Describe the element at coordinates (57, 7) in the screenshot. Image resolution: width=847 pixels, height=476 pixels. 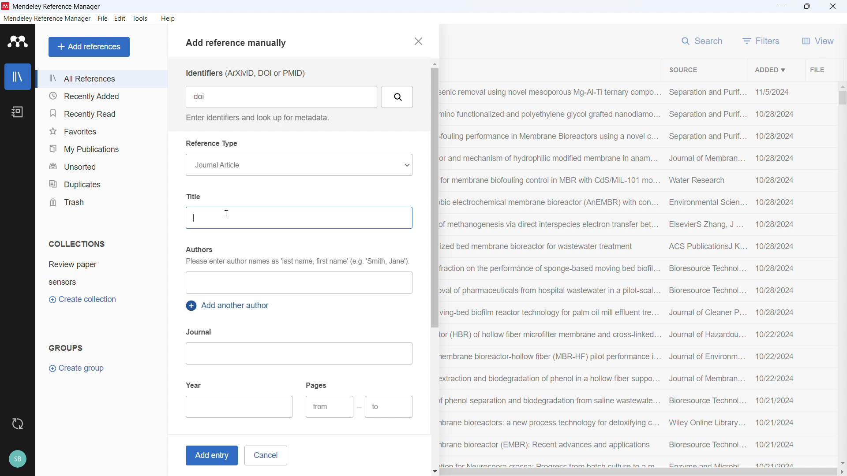
I see `title` at that location.